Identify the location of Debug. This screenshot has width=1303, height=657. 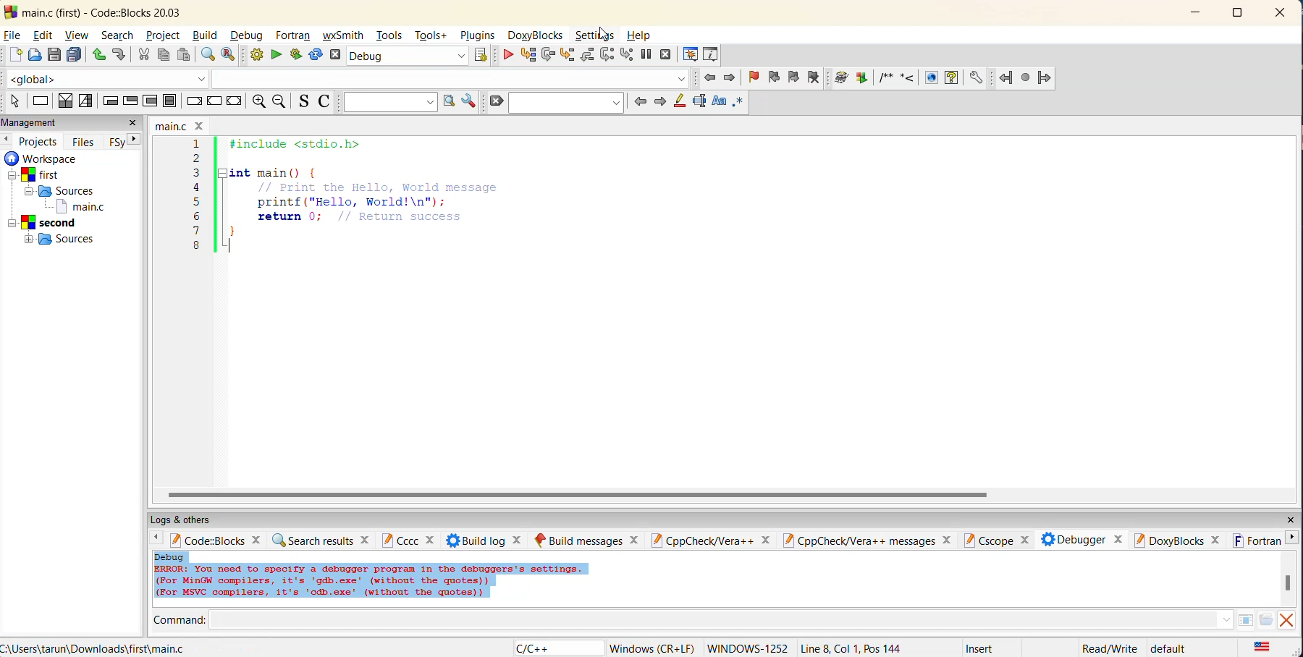
(397, 55).